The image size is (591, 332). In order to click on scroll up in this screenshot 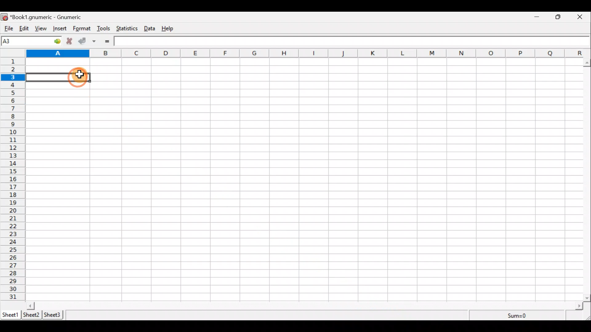, I will do `click(587, 63)`.